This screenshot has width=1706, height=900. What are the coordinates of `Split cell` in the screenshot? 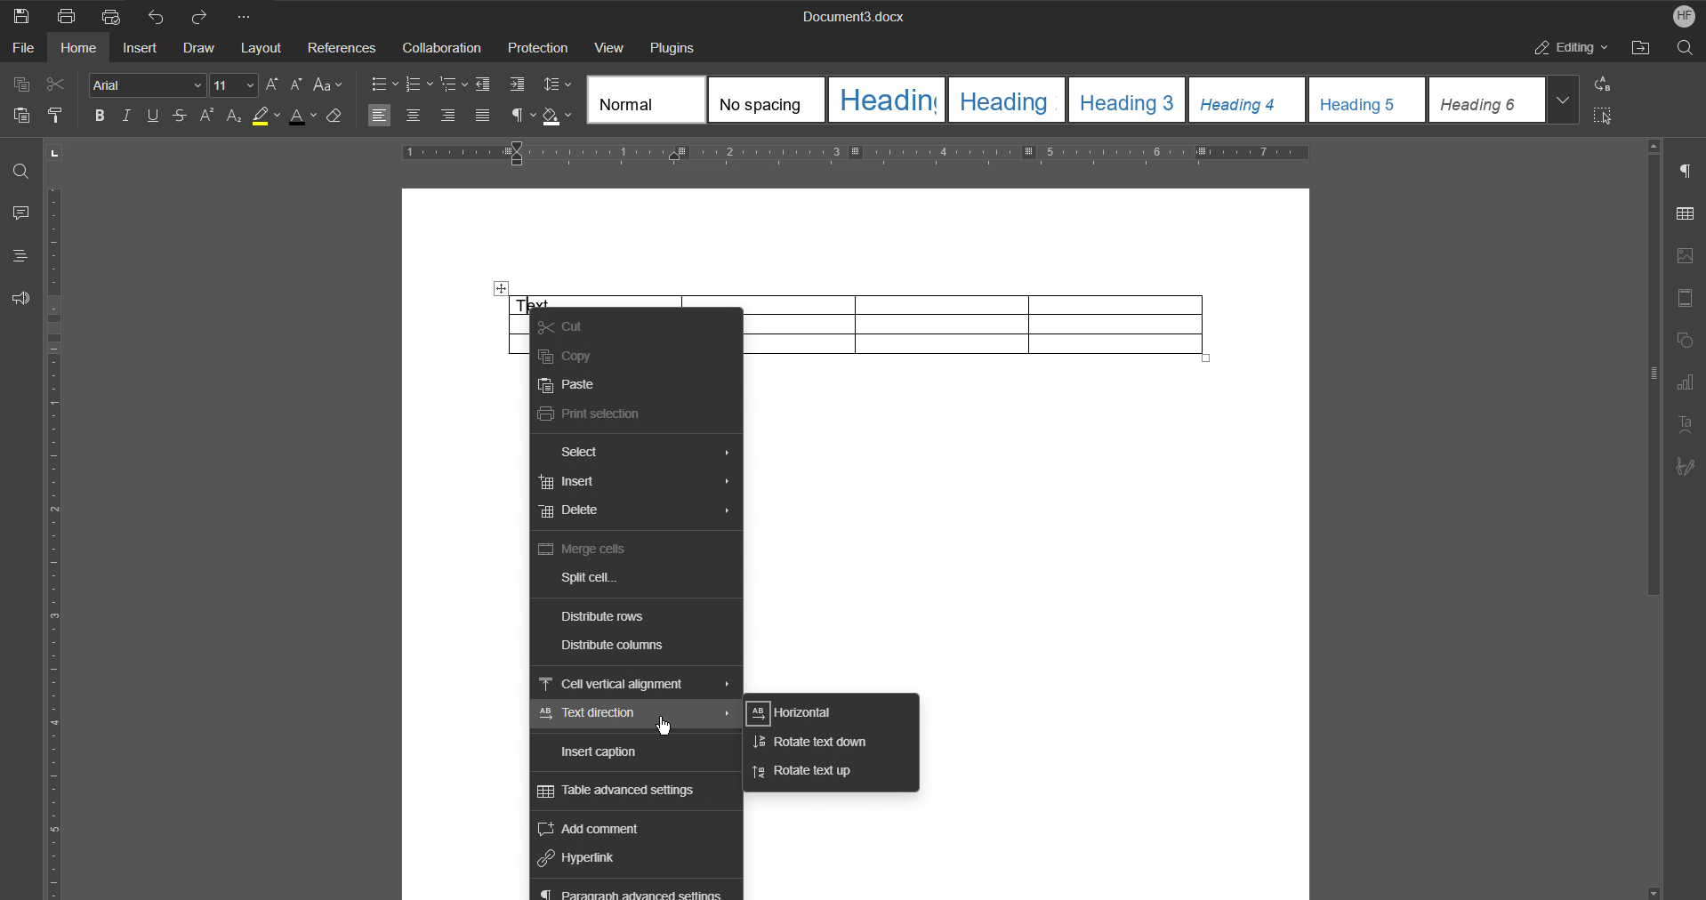 It's located at (587, 577).